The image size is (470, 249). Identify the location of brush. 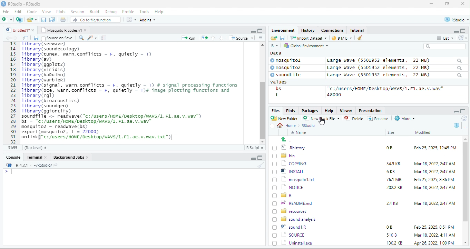
(360, 38).